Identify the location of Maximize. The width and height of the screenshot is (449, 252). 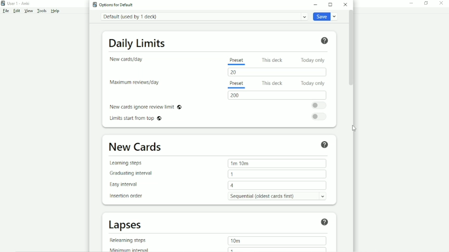
(331, 5).